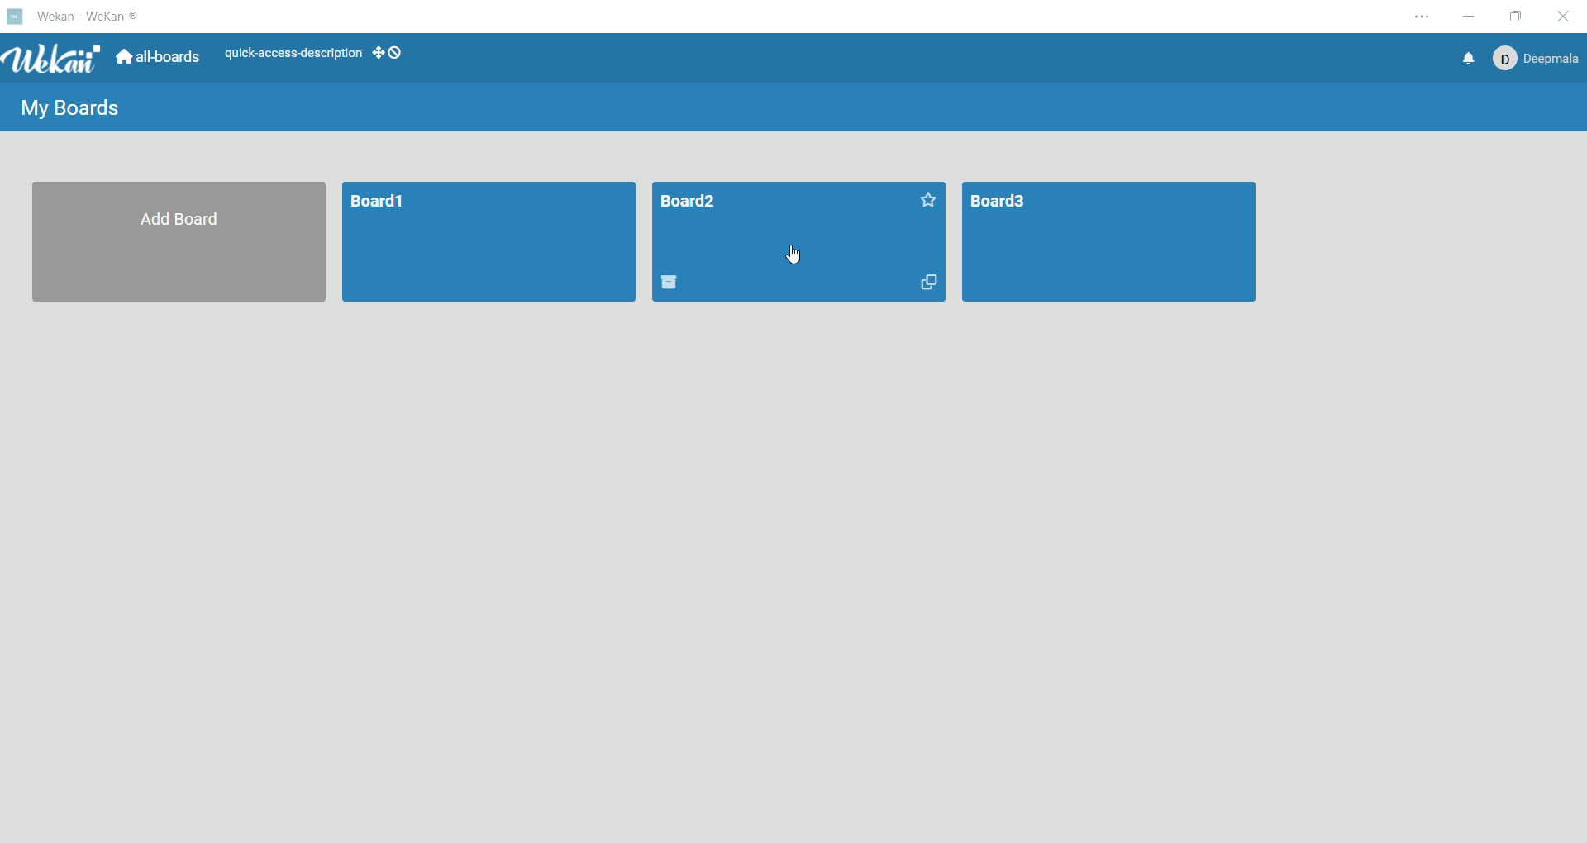 This screenshot has width=1587, height=843. Describe the element at coordinates (671, 284) in the screenshot. I see `delete` at that location.